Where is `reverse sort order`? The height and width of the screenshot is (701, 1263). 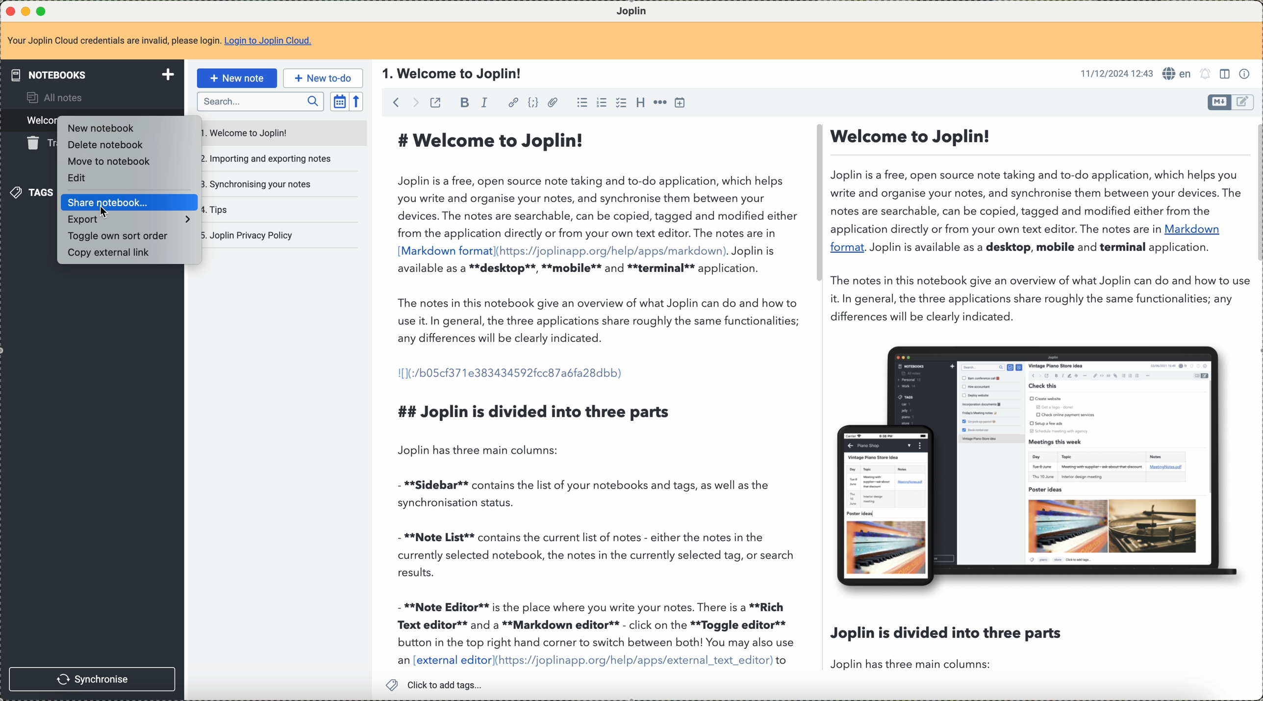
reverse sort order is located at coordinates (355, 102).